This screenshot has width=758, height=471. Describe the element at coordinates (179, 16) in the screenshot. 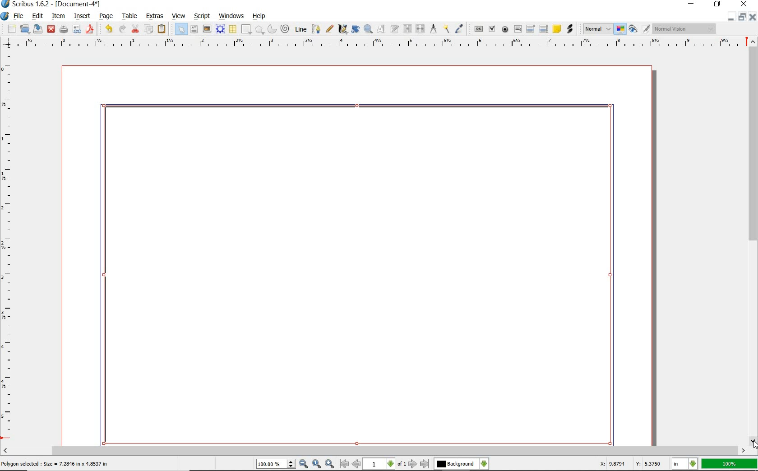

I see `view` at that location.